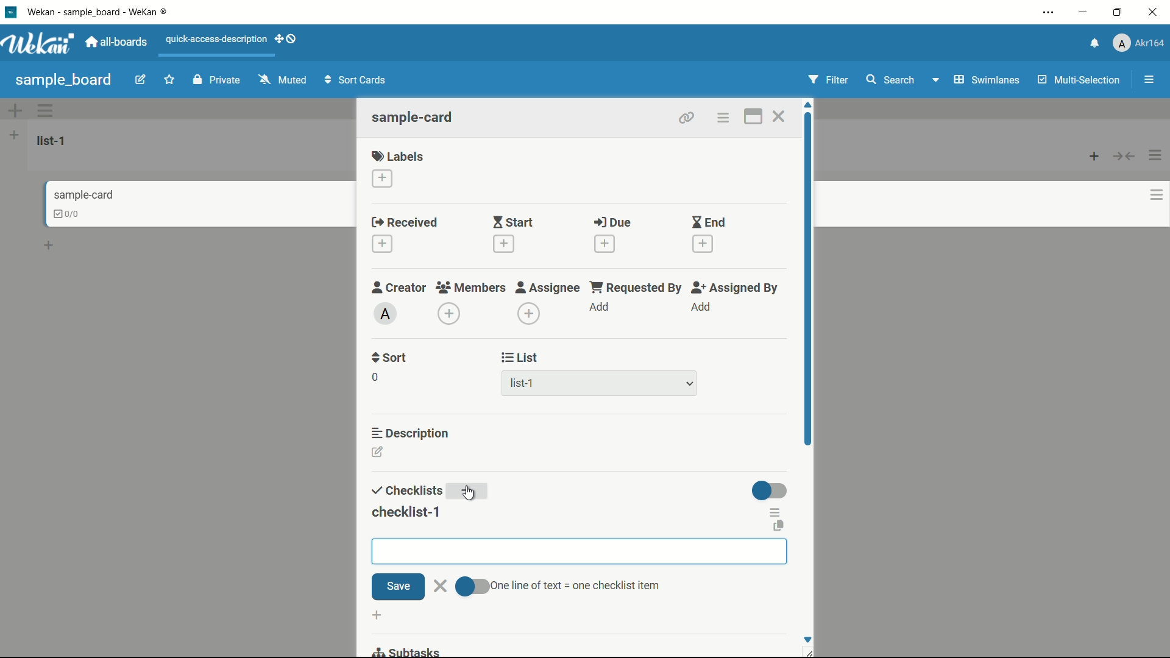 This screenshot has height=658, width=1170. Describe the element at coordinates (1125, 156) in the screenshot. I see `collapse` at that location.